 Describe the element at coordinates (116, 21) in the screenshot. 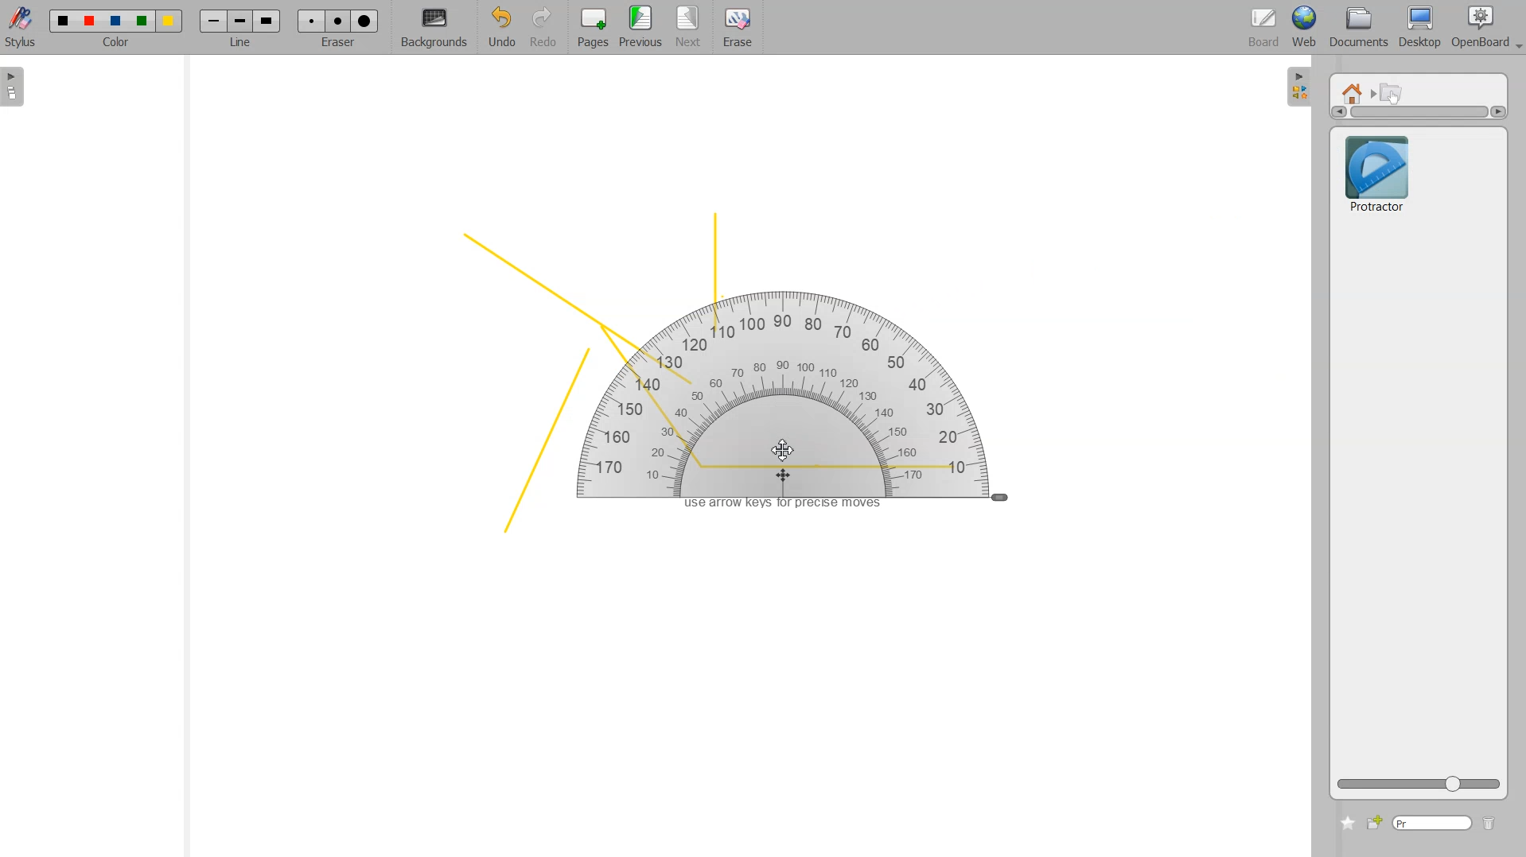

I see `Color` at that location.